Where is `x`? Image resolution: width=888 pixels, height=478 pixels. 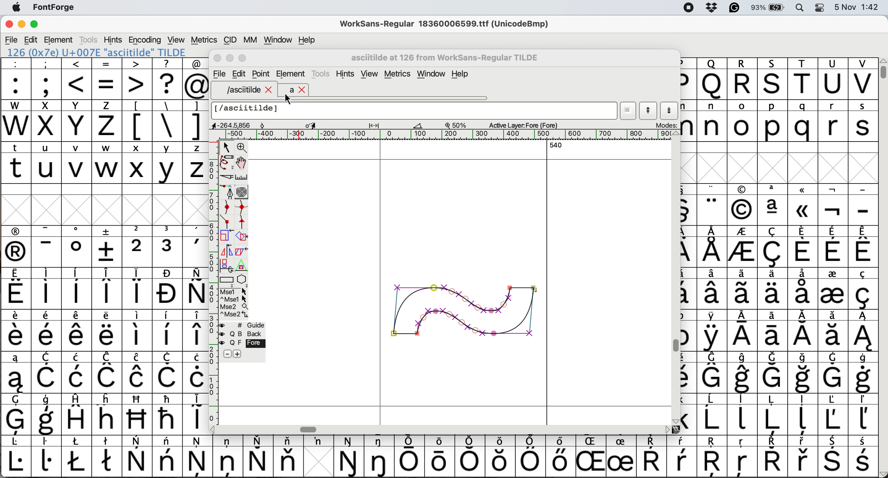
x is located at coordinates (137, 163).